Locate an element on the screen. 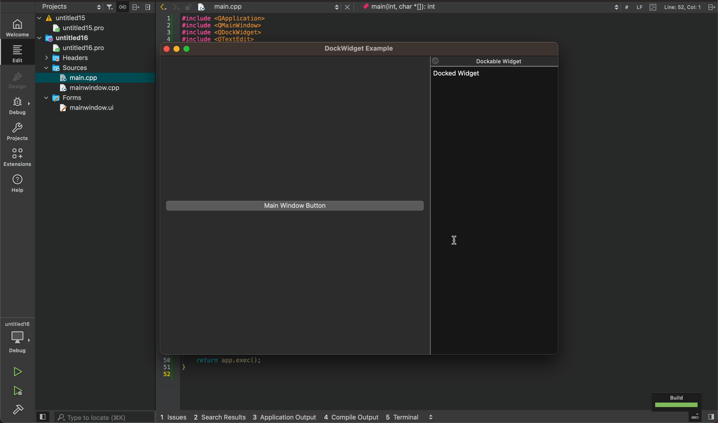 The width and height of the screenshot is (718, 423). edit is located at coordinates (15, 52).